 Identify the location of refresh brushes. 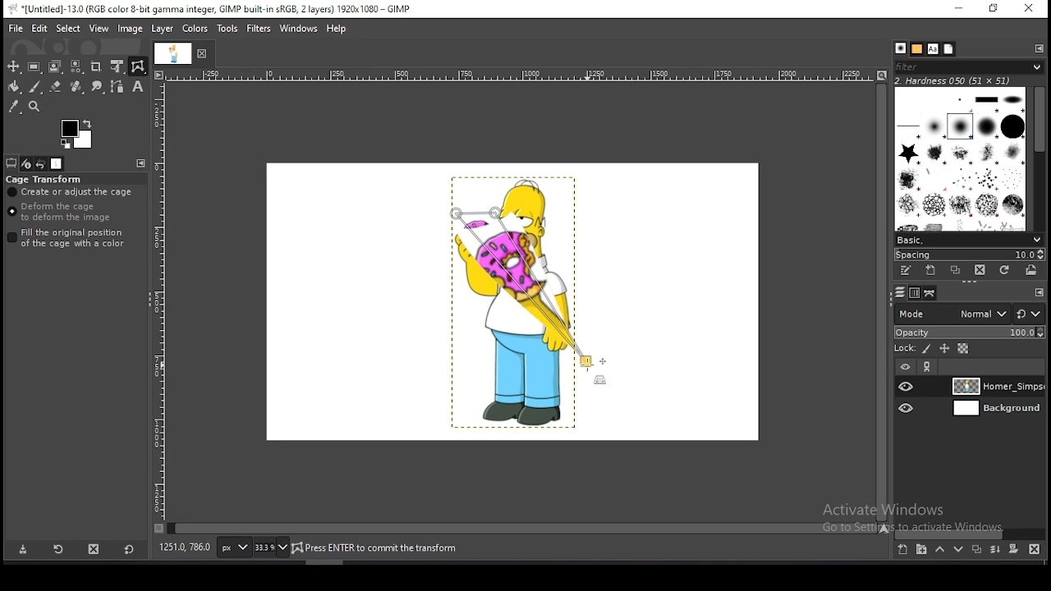
(1005, 270).